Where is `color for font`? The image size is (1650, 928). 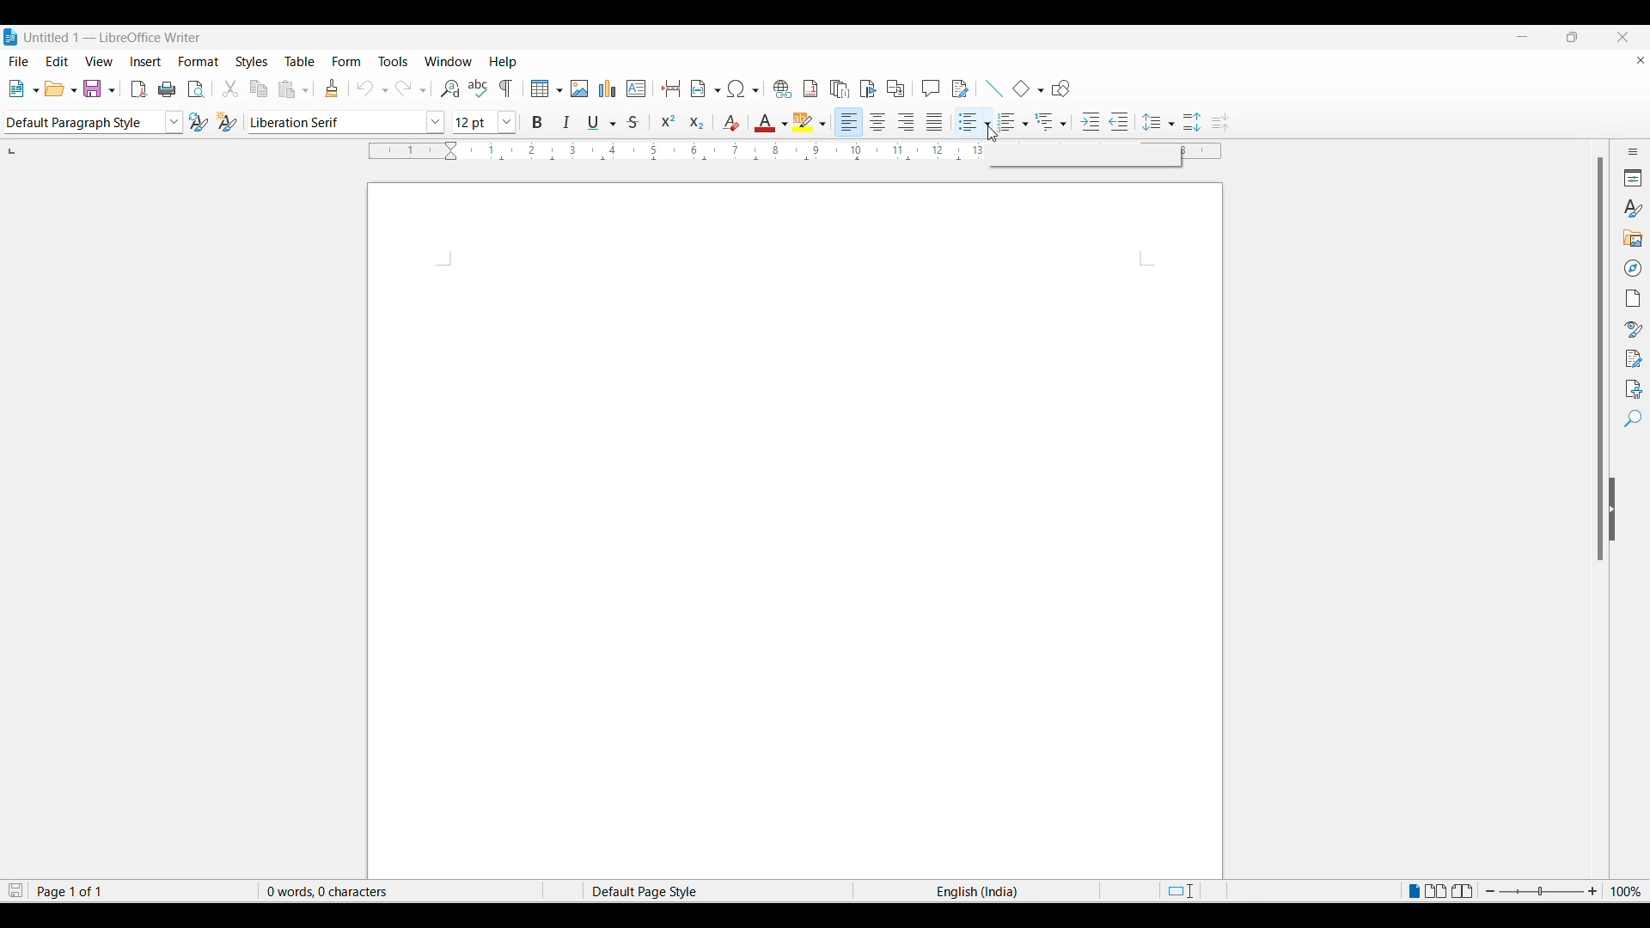 color for font is located at coordinates (769, 122).